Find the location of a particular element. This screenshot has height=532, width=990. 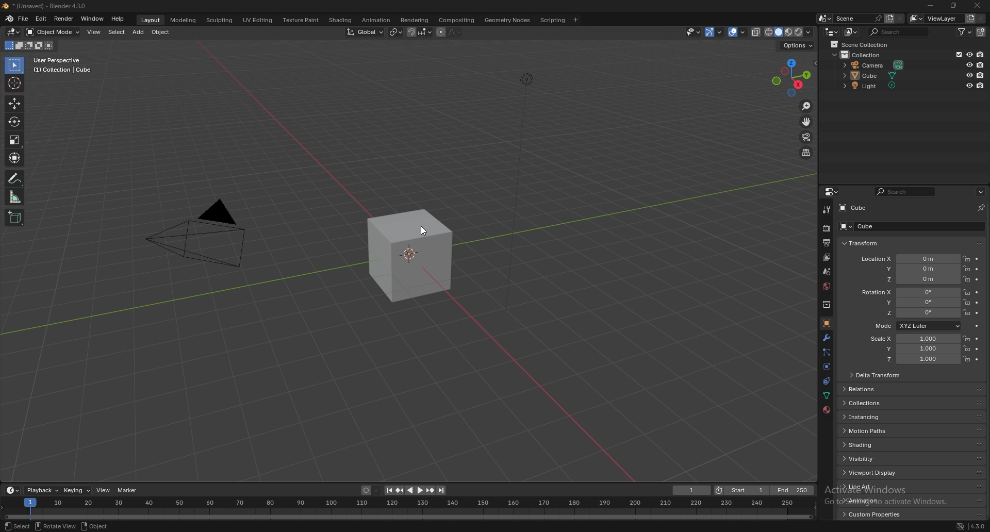

render is located at coordinates (64, 19).